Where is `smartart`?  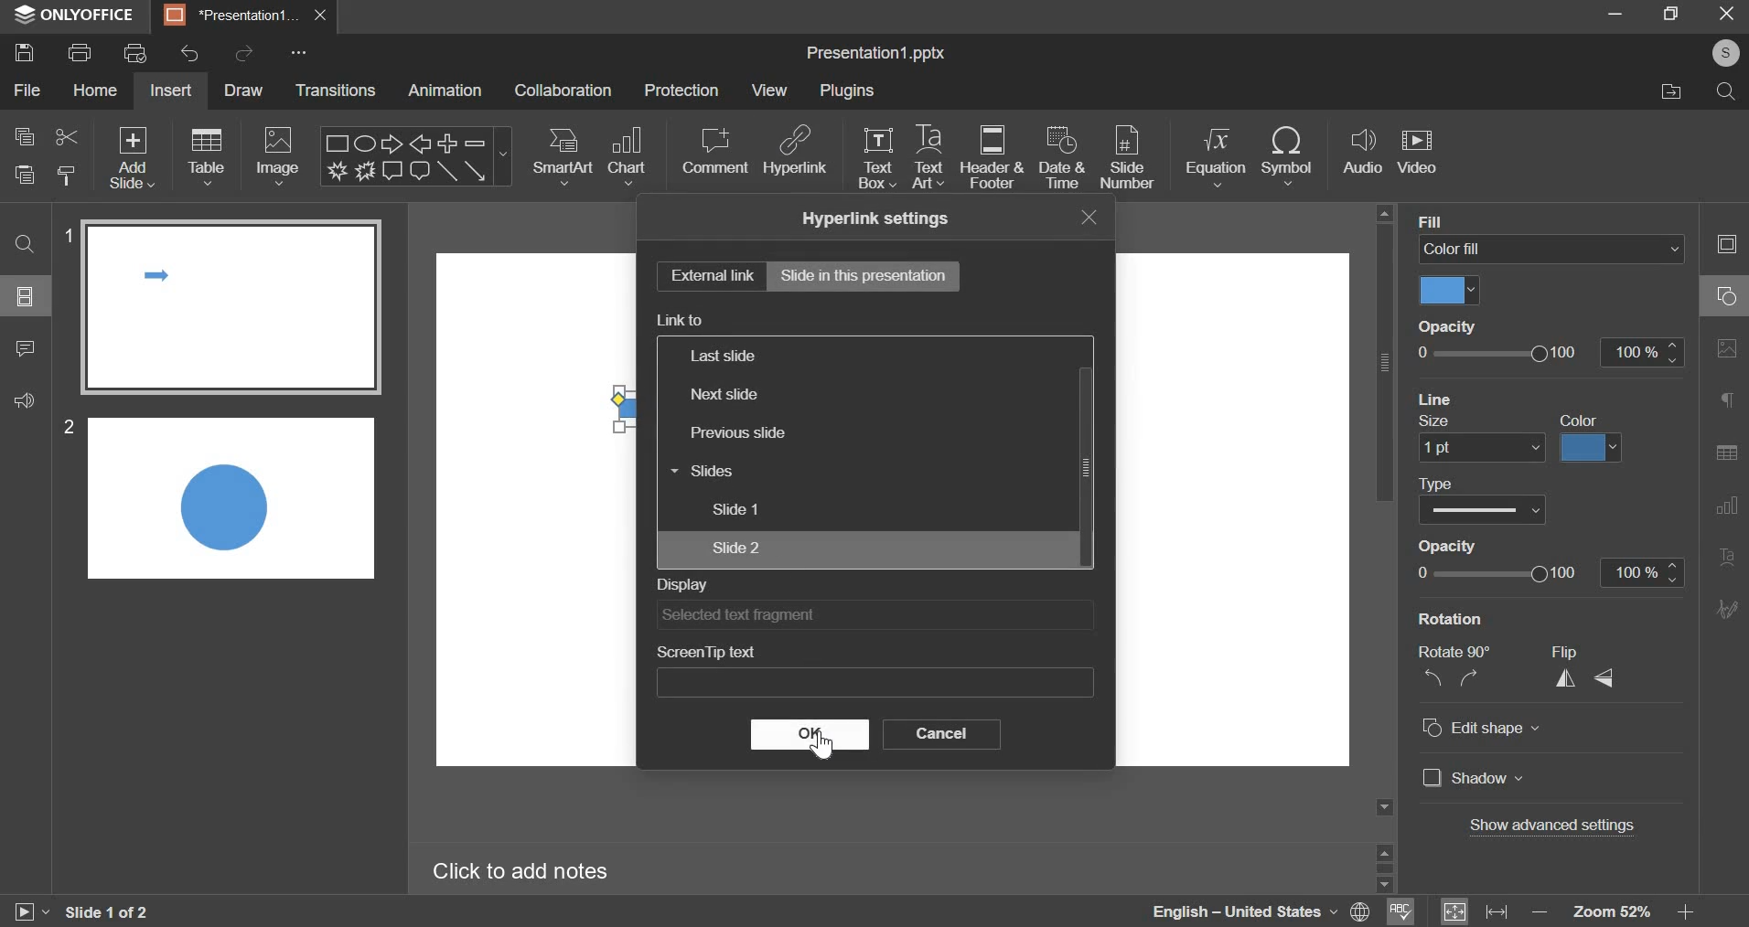
smartart is located at coordinates (564, 157).